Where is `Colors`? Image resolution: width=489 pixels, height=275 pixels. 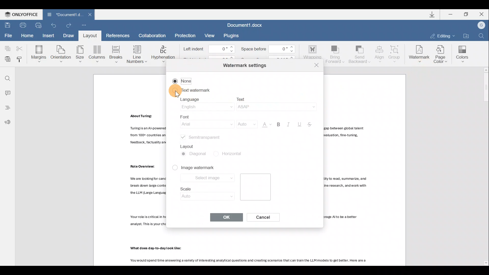 Colors is located at coordinates (462, 54).